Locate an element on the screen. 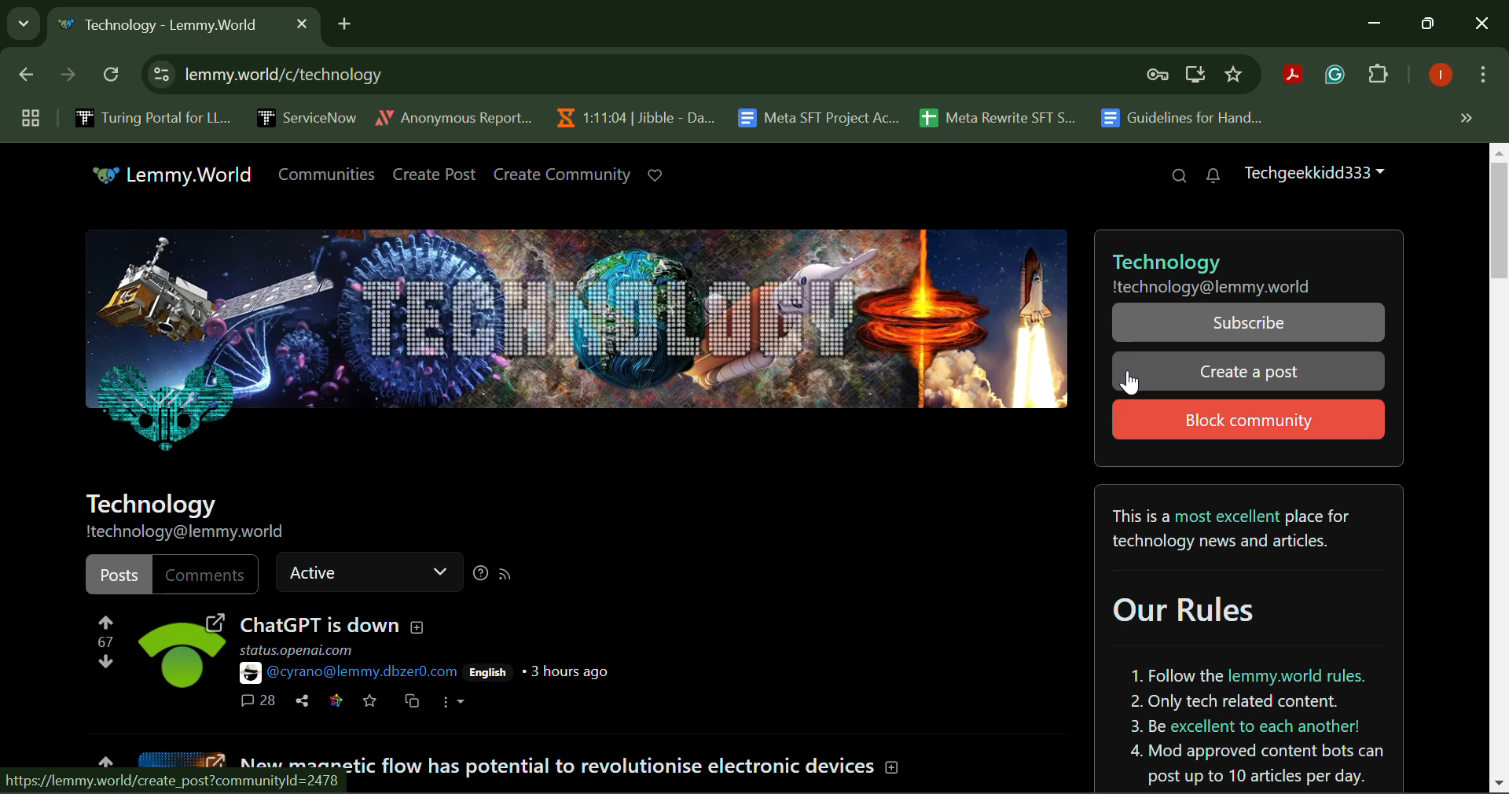 The image size is (1509, 794). Close Window is located at coordinates (1482, 25).